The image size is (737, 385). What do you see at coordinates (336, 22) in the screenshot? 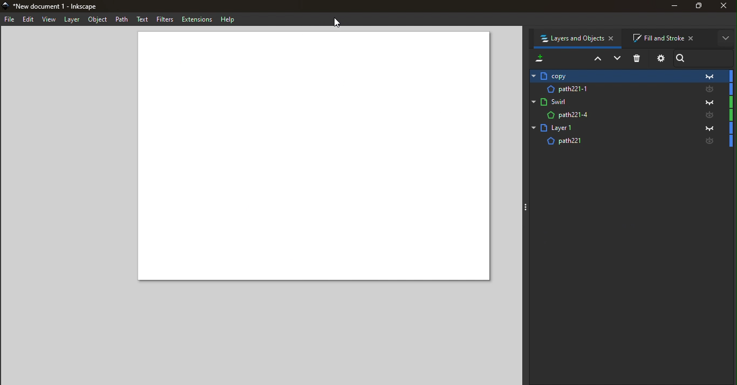
I see `cursor` at bounding box center [336, 22].